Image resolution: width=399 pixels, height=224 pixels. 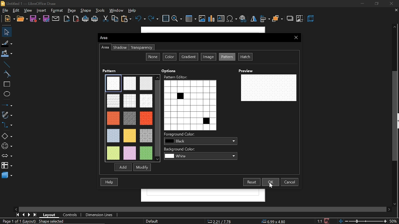 I want to click on current zoom, so click(x=395, y=221).